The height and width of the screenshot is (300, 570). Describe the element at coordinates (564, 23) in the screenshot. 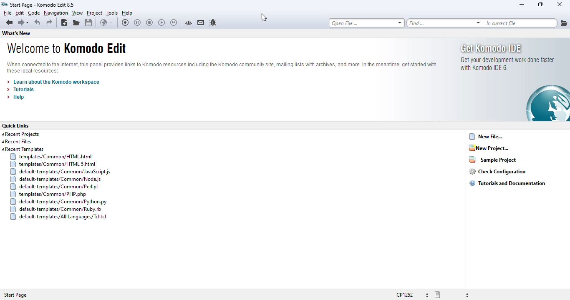

I see `browse for directories to add to search list` at that location.